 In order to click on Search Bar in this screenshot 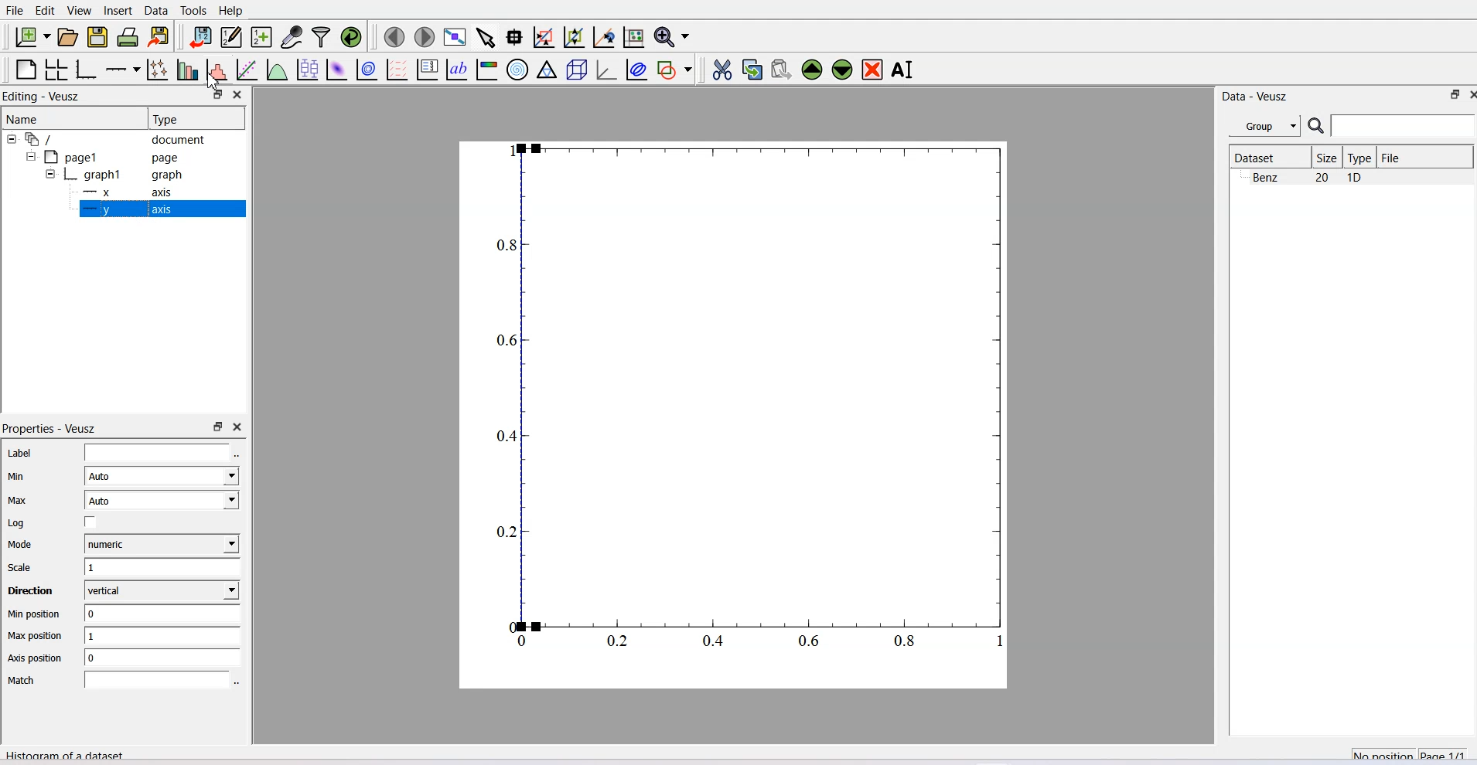, I will do `click(1392, 125)`.